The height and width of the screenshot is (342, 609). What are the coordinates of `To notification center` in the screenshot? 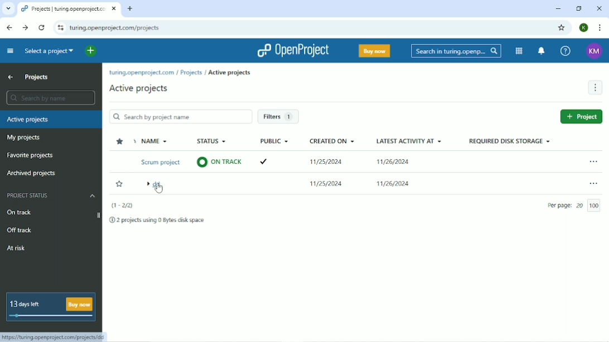 It's located at (542, 51).